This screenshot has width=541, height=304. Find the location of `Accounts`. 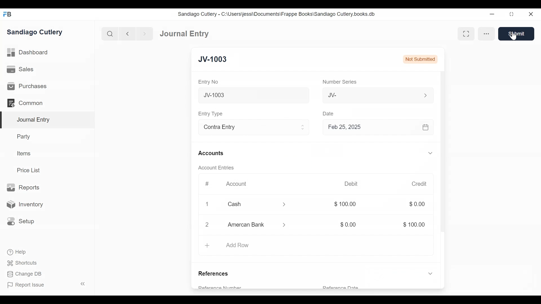

Accounts is located at coordinates (212, 153).